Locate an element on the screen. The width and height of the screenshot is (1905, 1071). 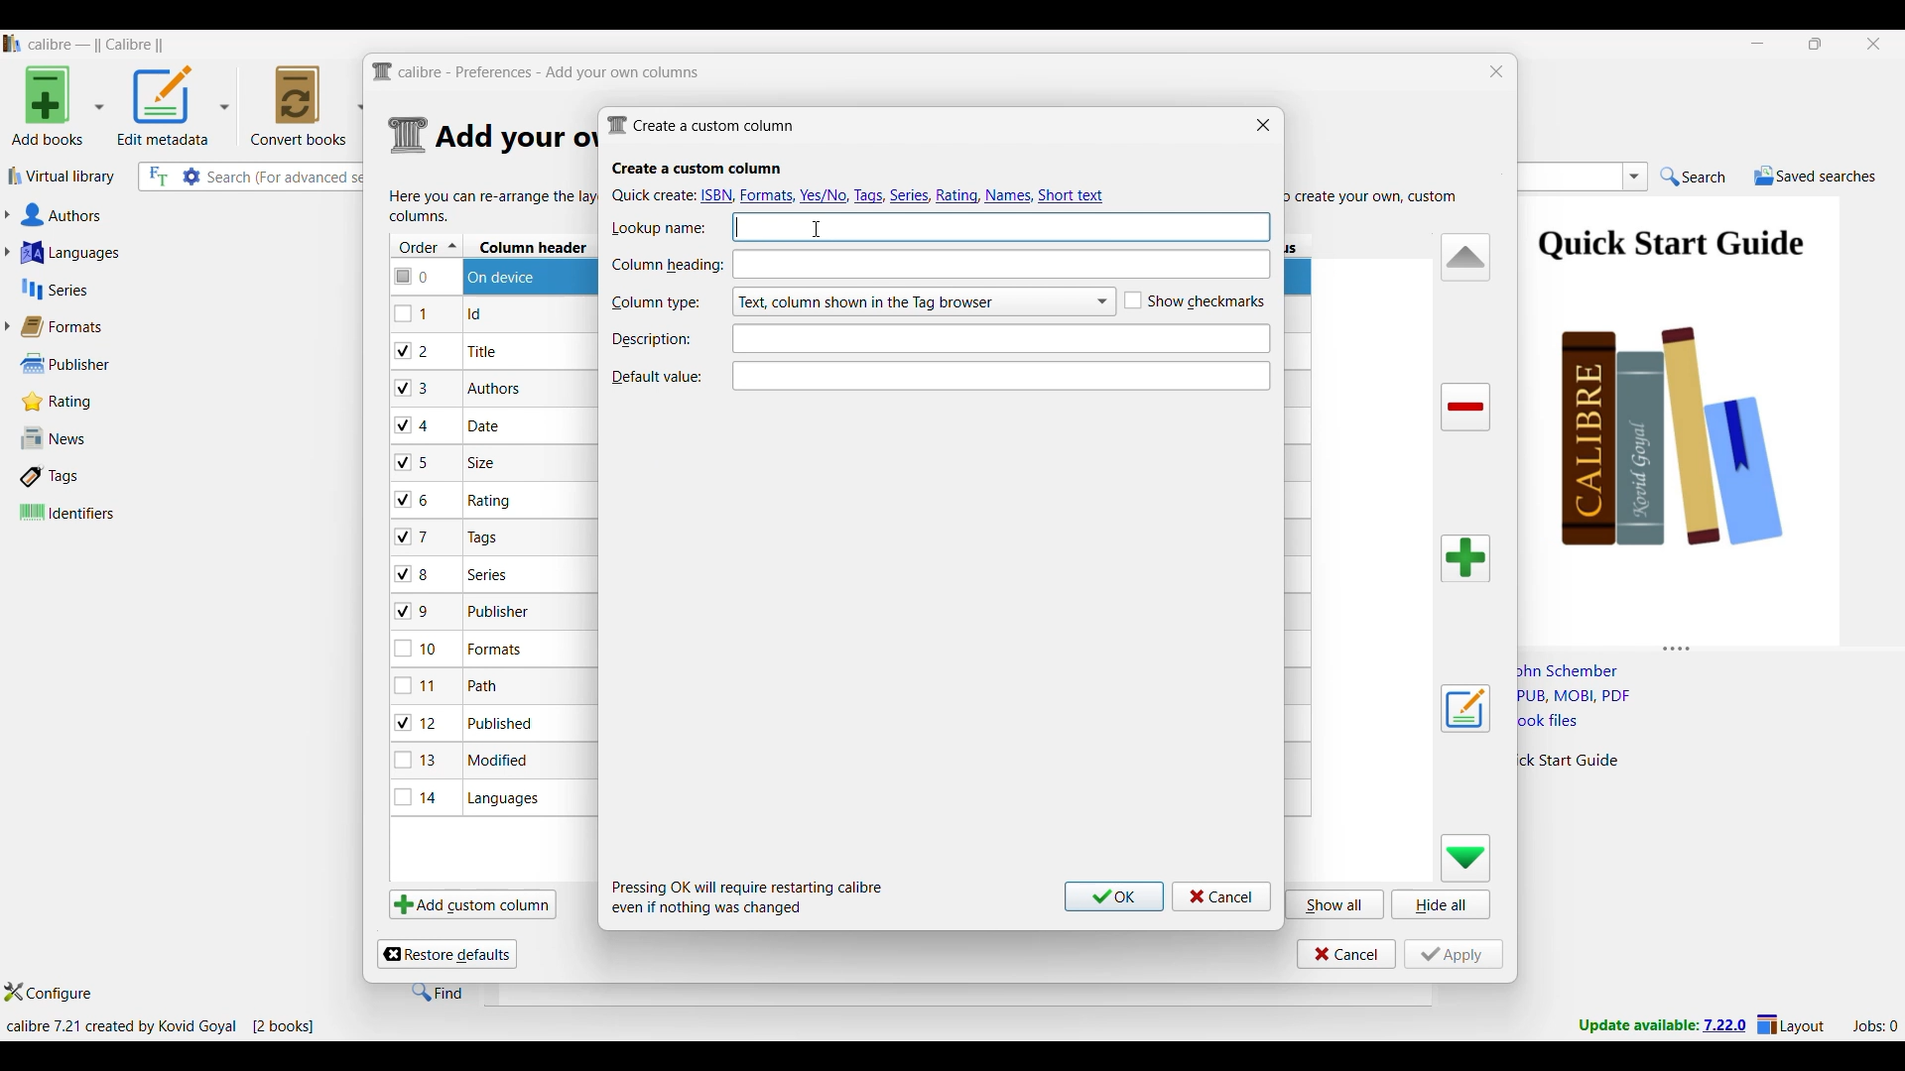
Window name is located at coordinates (700, 125).